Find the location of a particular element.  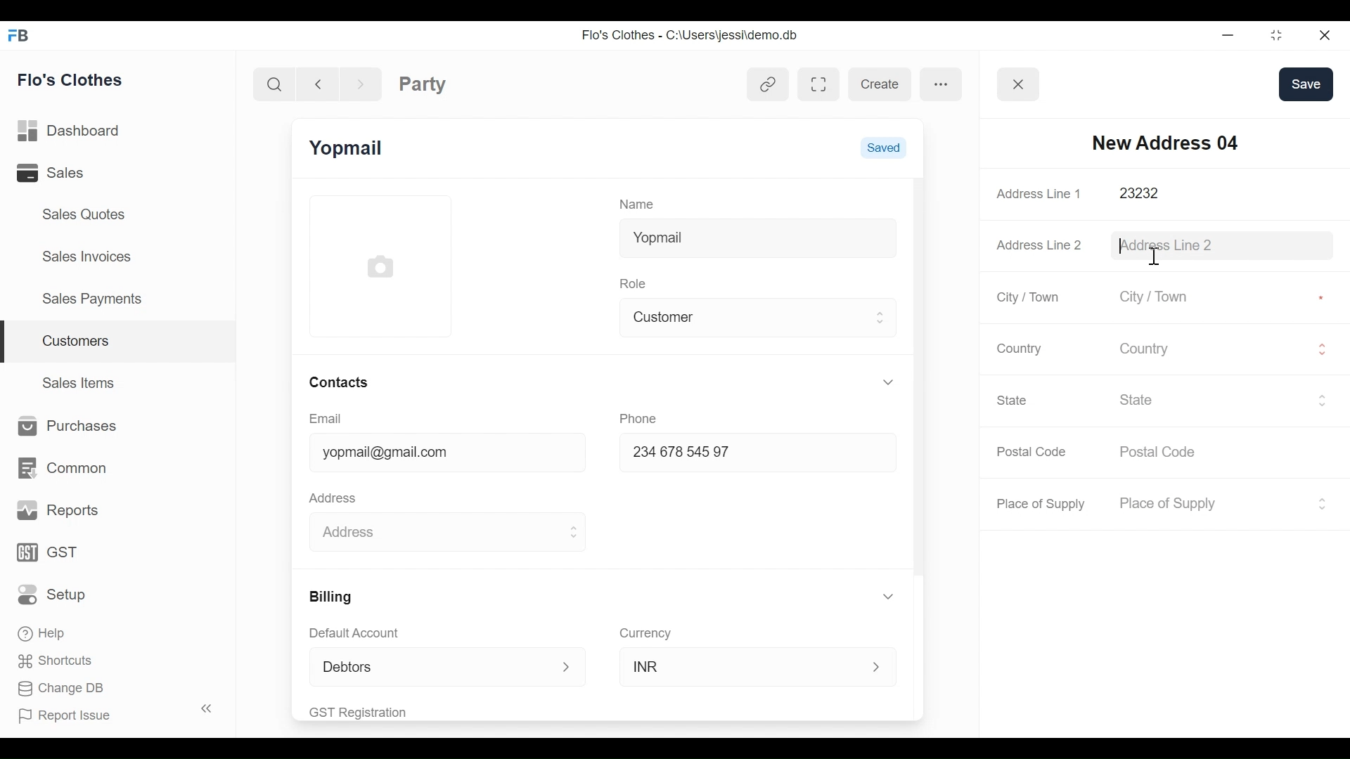

Expand is located at coordinates (1322, 400).